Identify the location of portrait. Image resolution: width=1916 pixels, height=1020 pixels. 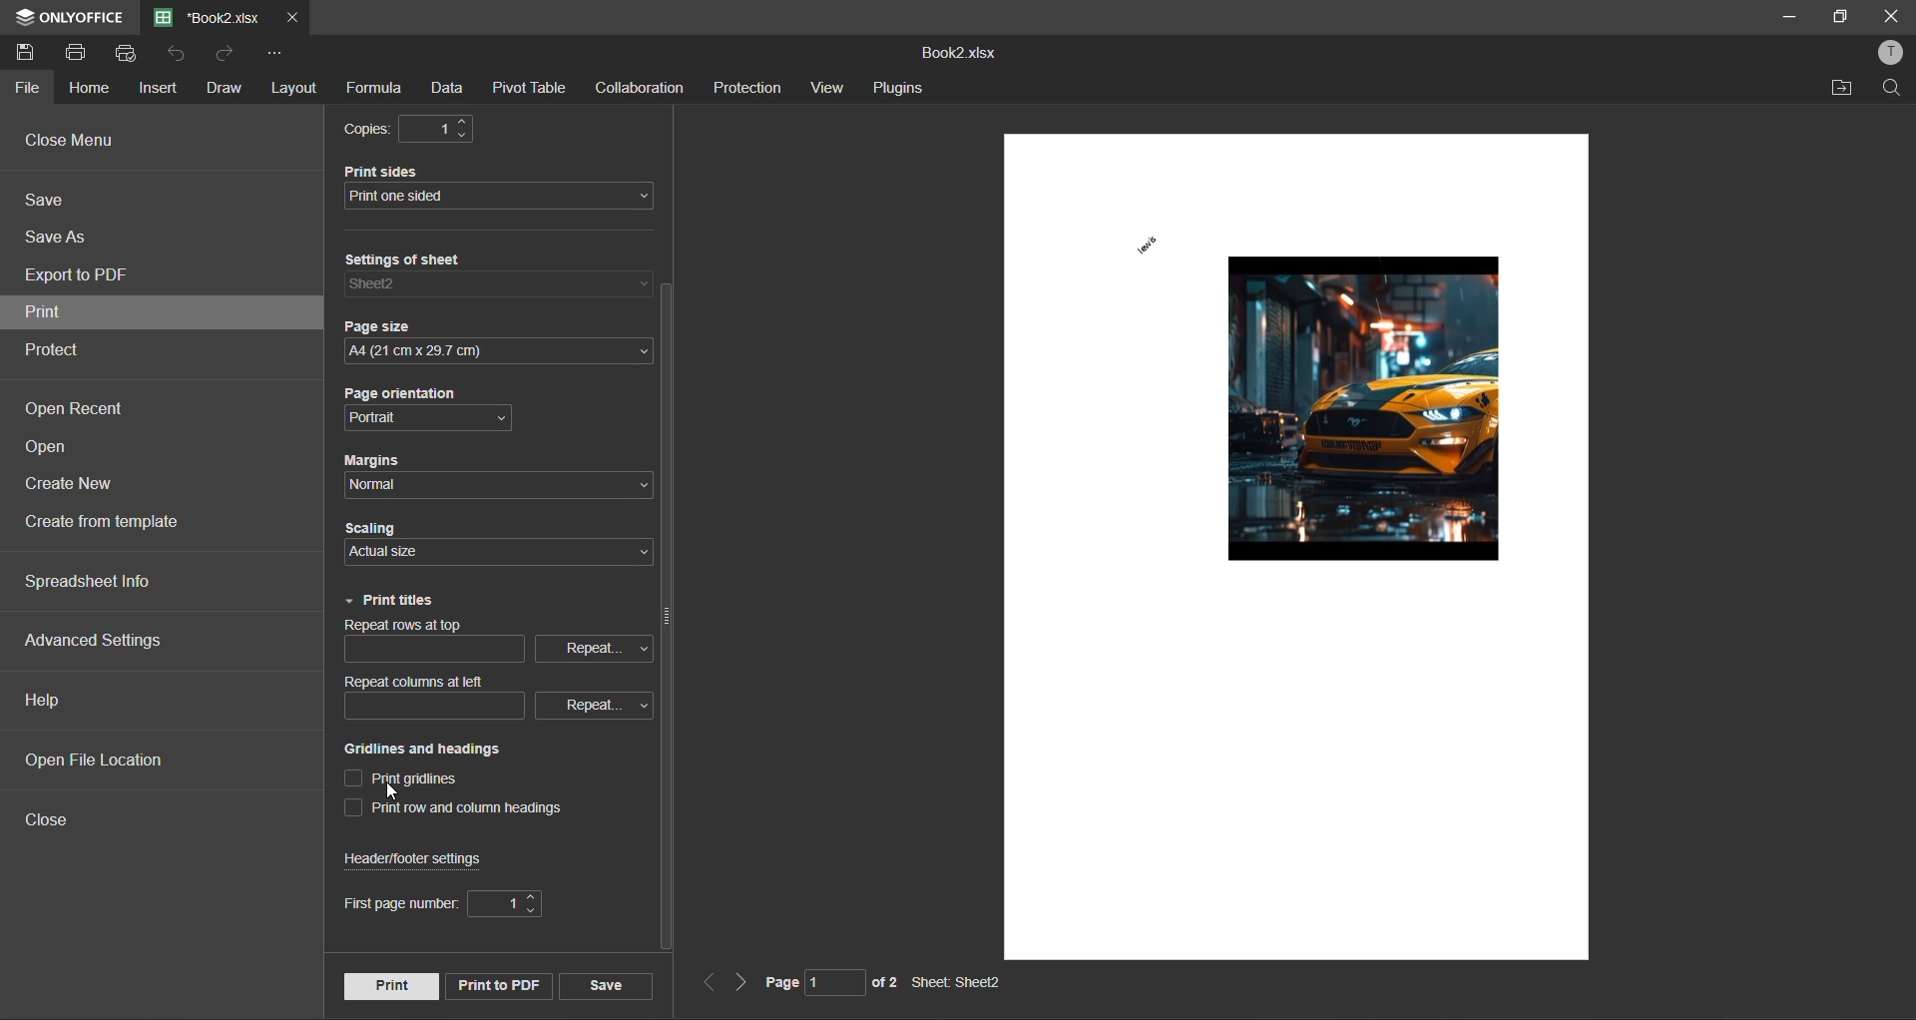
(387, 419).